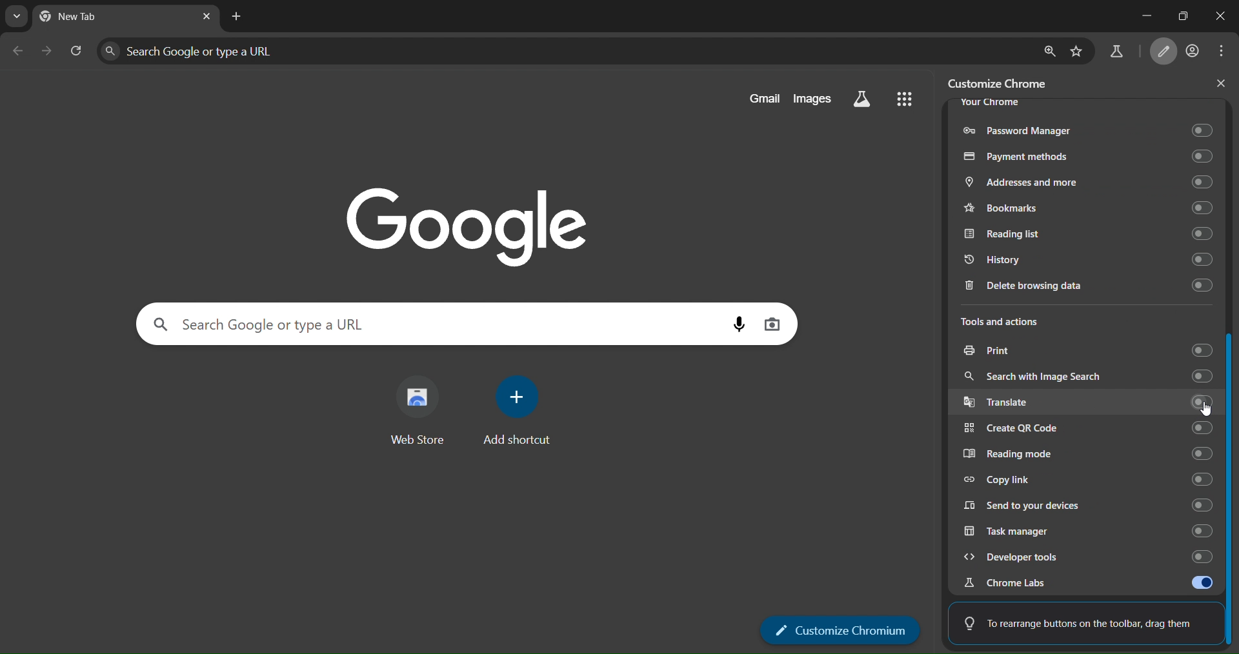 Image resolution: width=1239 pixels, height=654 pixels. I want to click on To rearrange buttons on the toolbar, drag them, so click(1076, 623).